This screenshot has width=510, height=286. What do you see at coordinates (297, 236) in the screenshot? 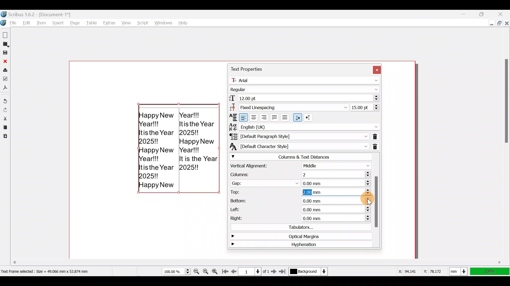
I see `Optical margins` at bounding box center [297, 236].